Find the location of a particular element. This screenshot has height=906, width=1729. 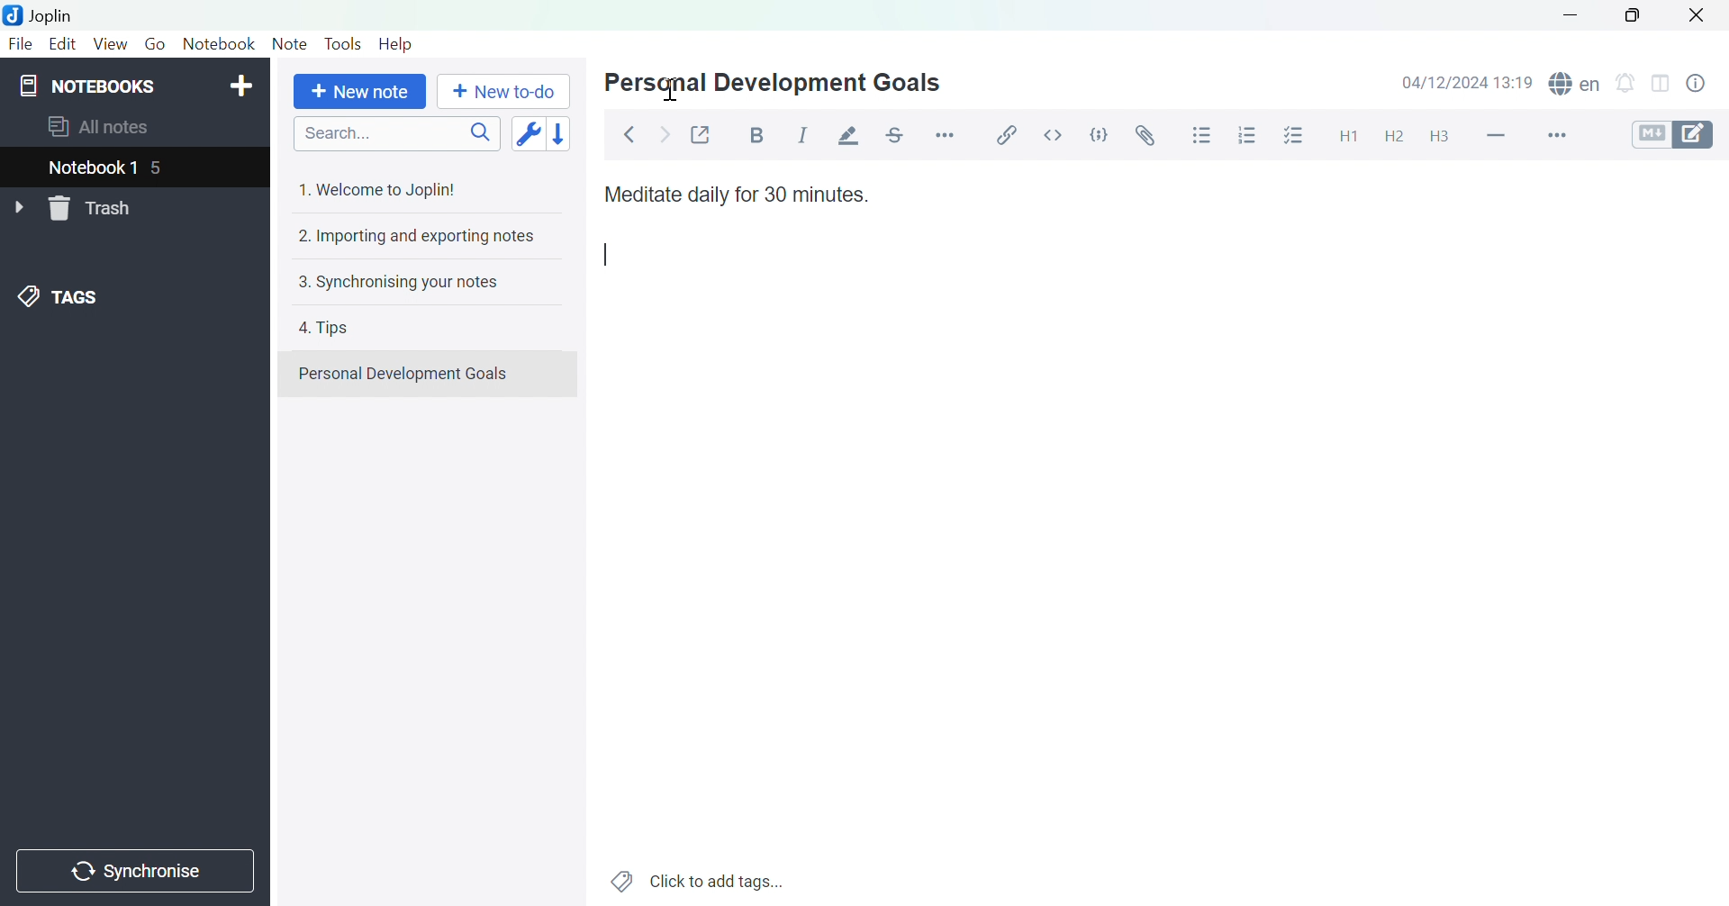

Personal Development Goals is located at coordinates (783, 82).